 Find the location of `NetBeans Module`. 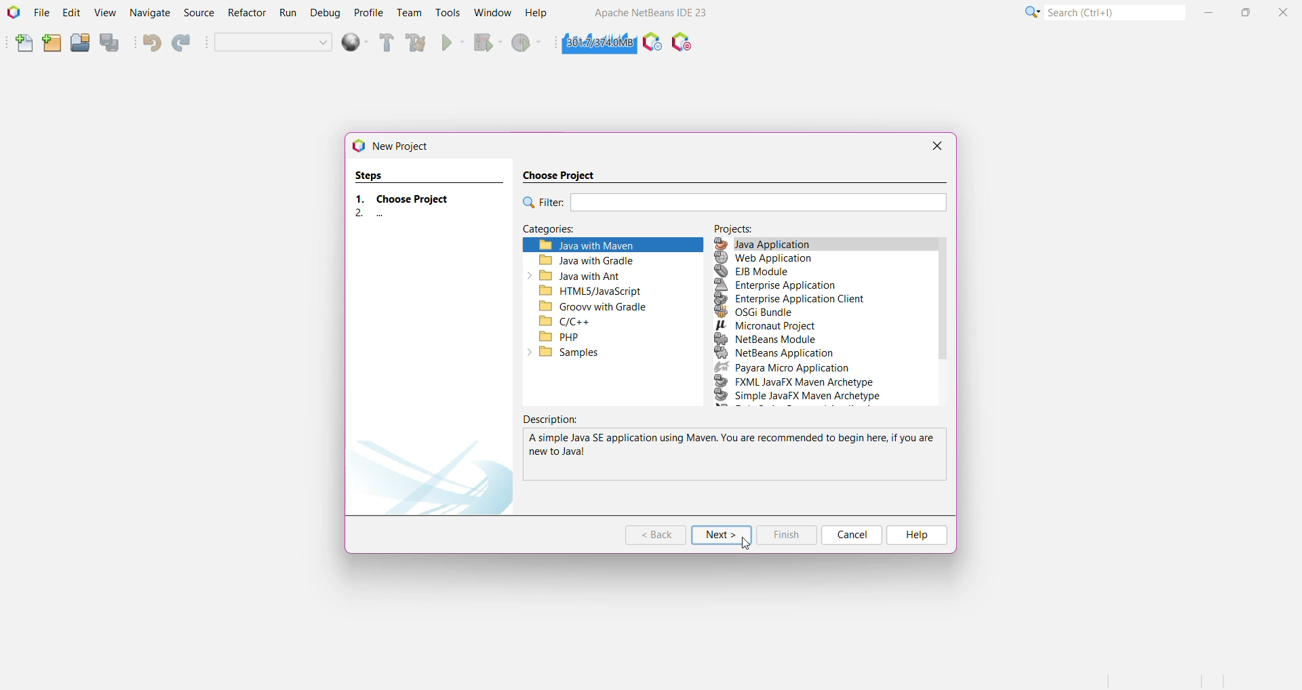

NetBeans Module is located at coordinates (769, 339).